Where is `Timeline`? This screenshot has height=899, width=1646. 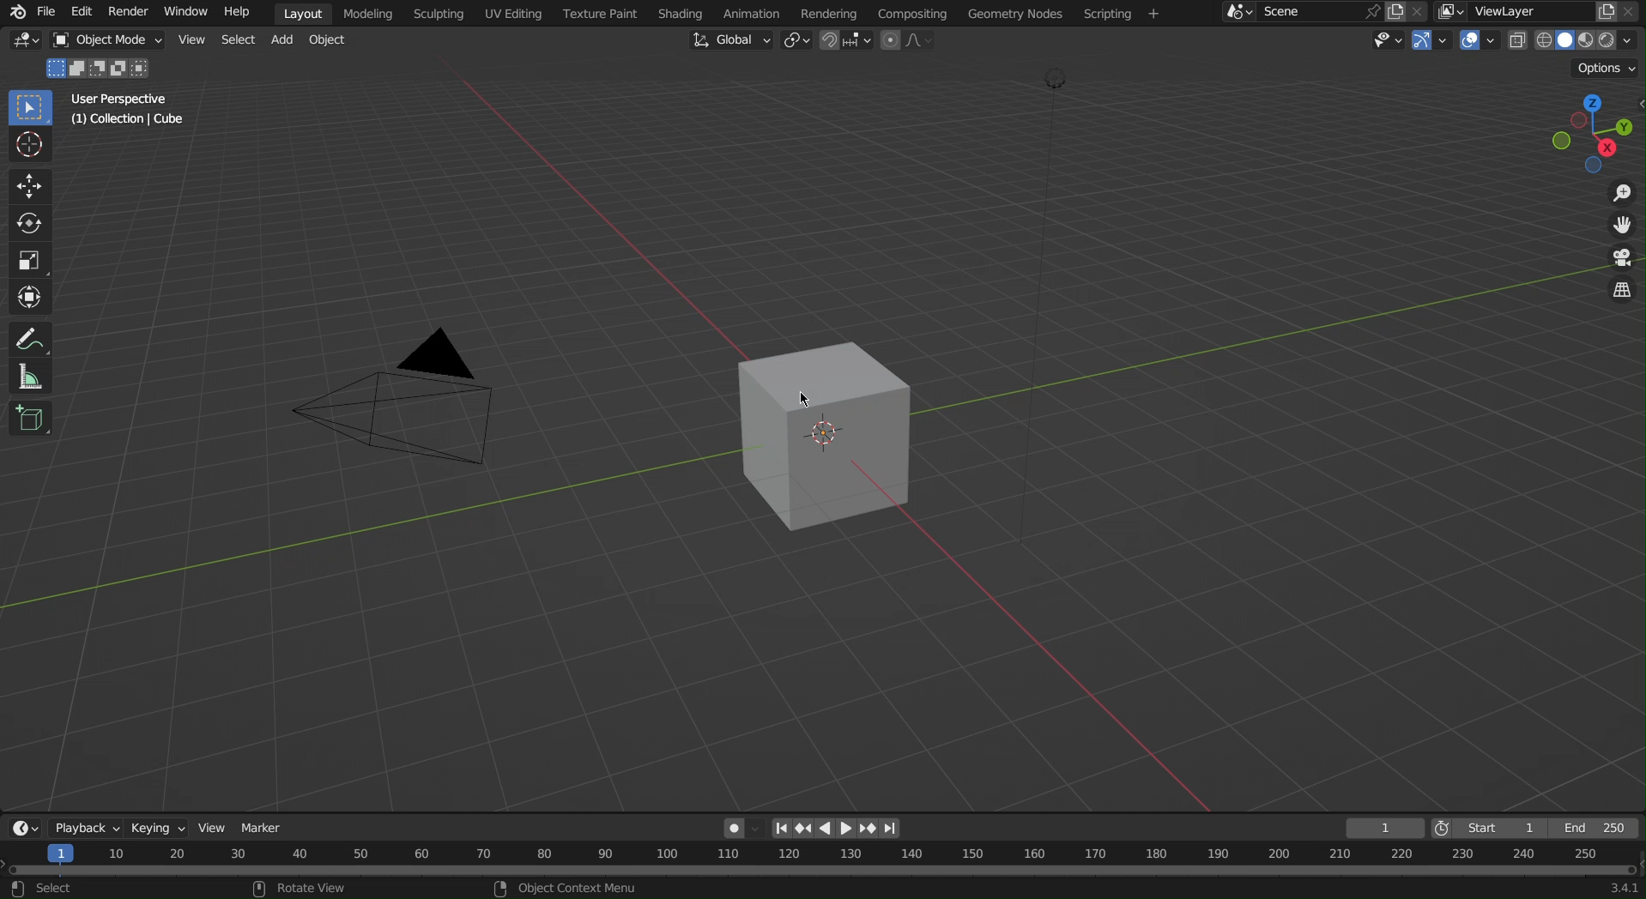 Timeline is located at coordinates (823, 872).